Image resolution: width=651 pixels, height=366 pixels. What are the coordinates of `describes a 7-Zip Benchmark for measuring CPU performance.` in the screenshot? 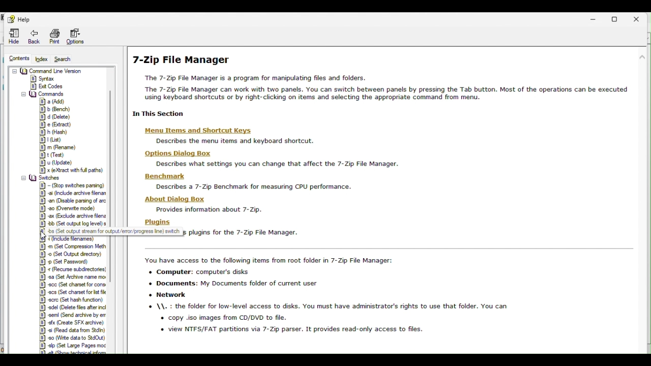 It's located at (255, 187).